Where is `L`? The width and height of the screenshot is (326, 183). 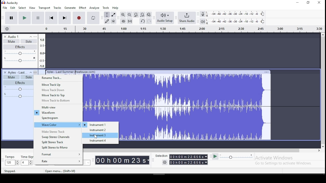
L is located at coordinates (208, 20).